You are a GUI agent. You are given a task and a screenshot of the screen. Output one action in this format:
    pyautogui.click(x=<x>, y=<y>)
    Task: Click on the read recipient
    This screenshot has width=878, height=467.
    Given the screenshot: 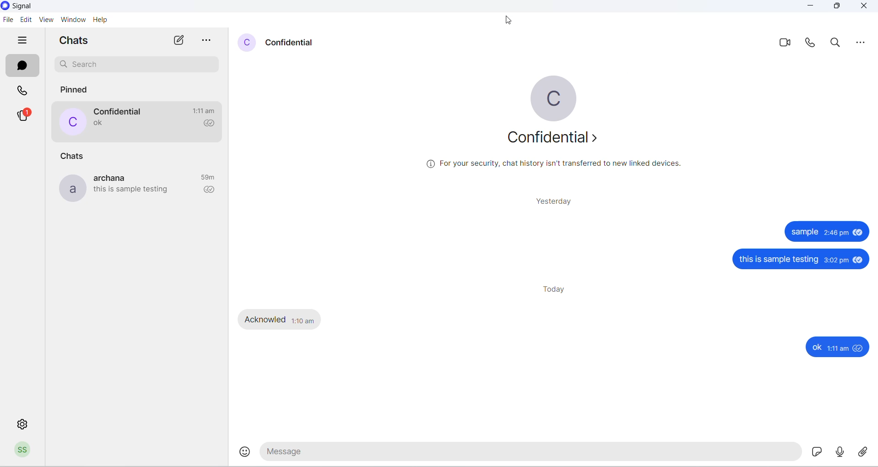 What is the action you would take?
    pyautogui.click(x=212, y=125)
    